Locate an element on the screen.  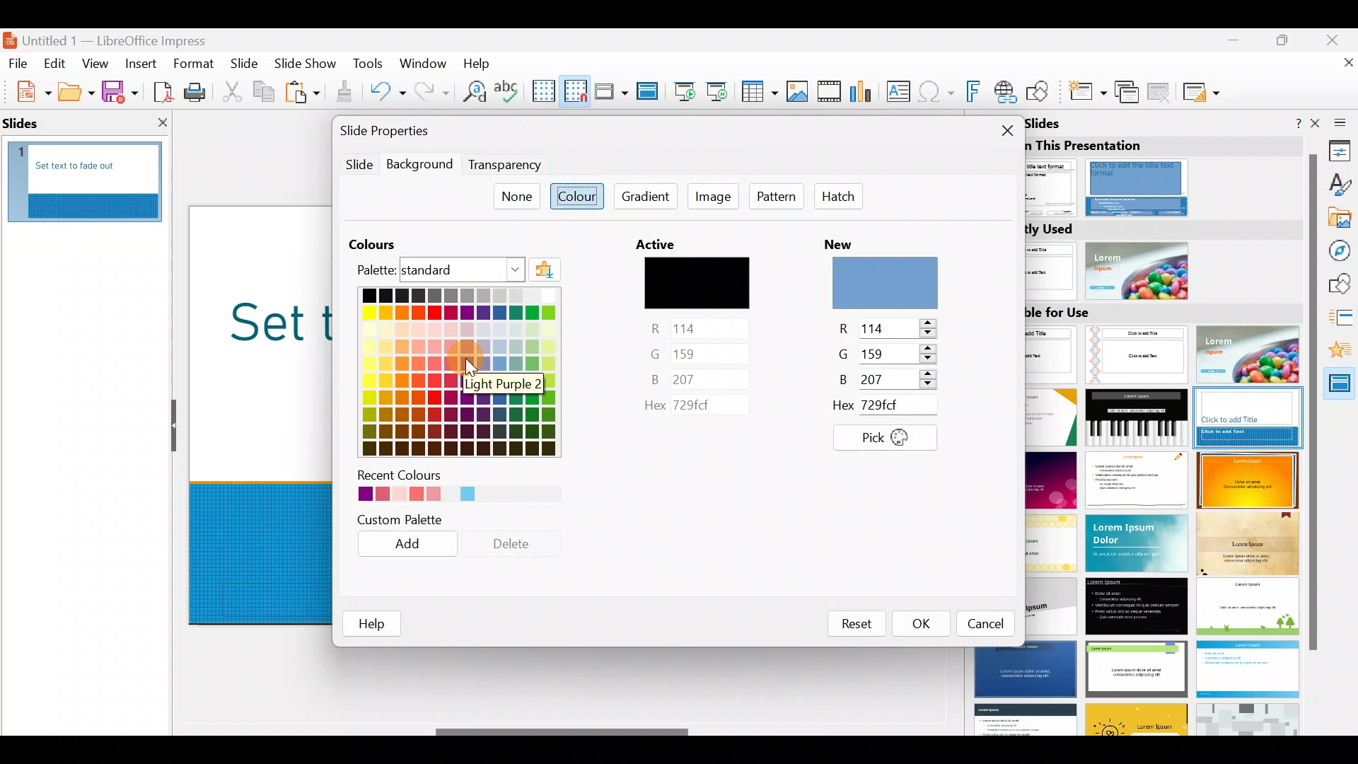
Slide properties is located at coordinates (408, 132).